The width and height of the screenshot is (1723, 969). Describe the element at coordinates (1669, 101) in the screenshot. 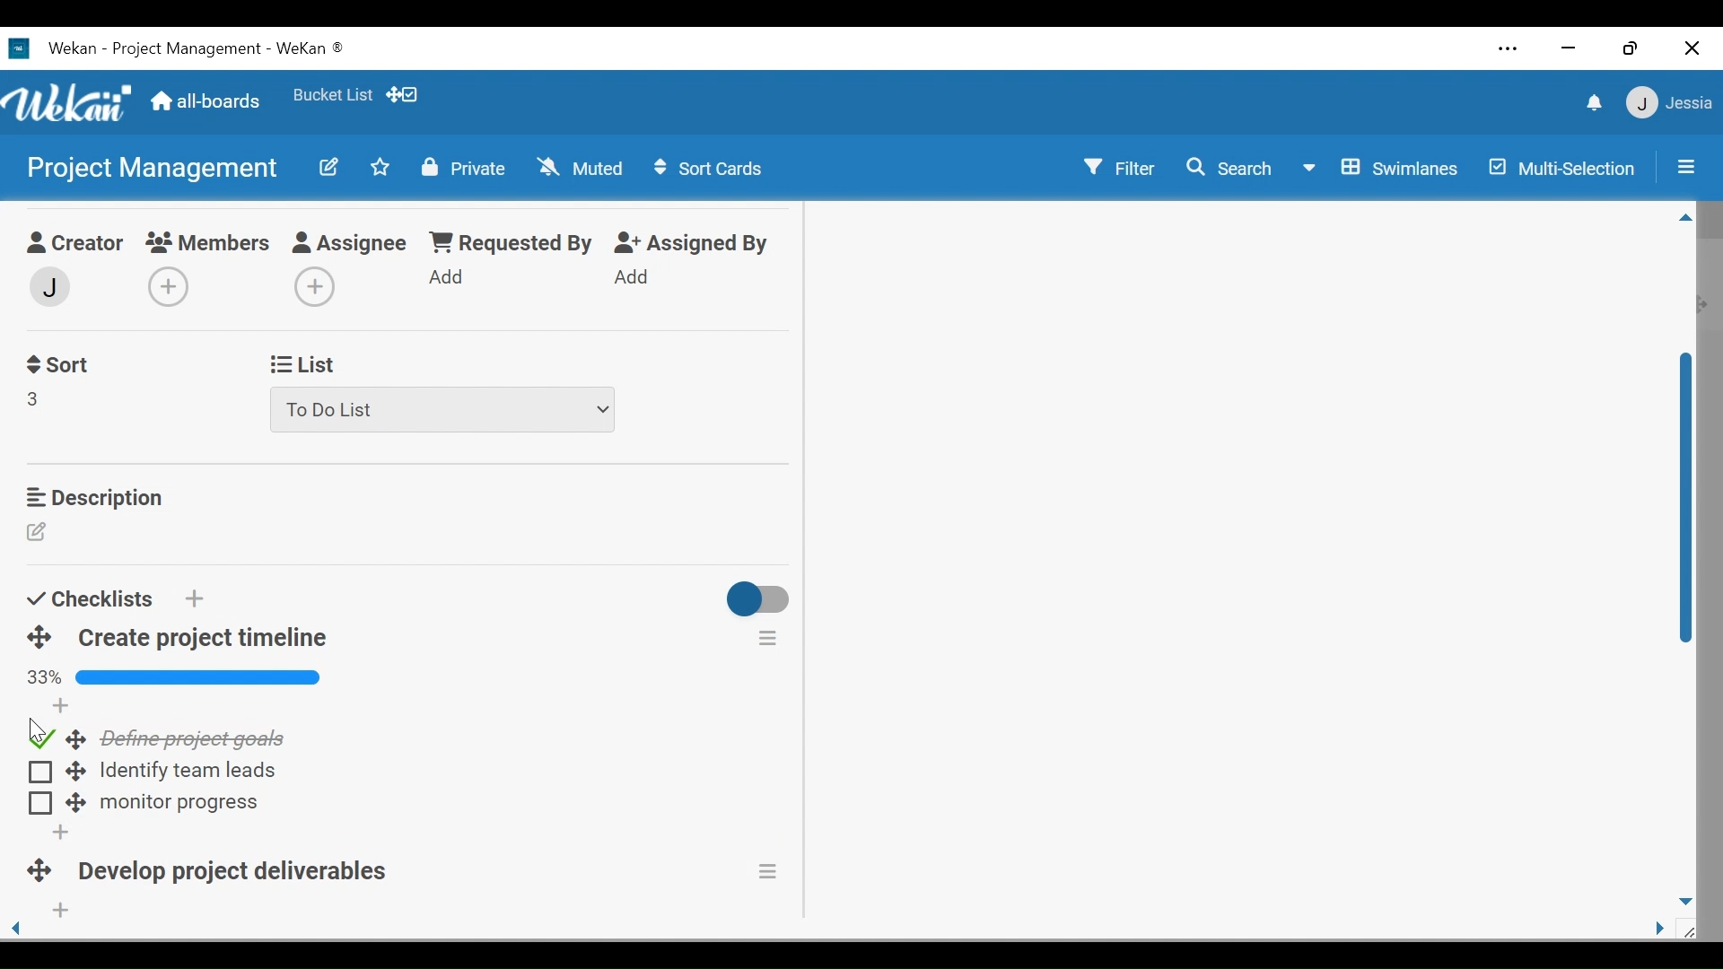

I see `member settings` at that location.